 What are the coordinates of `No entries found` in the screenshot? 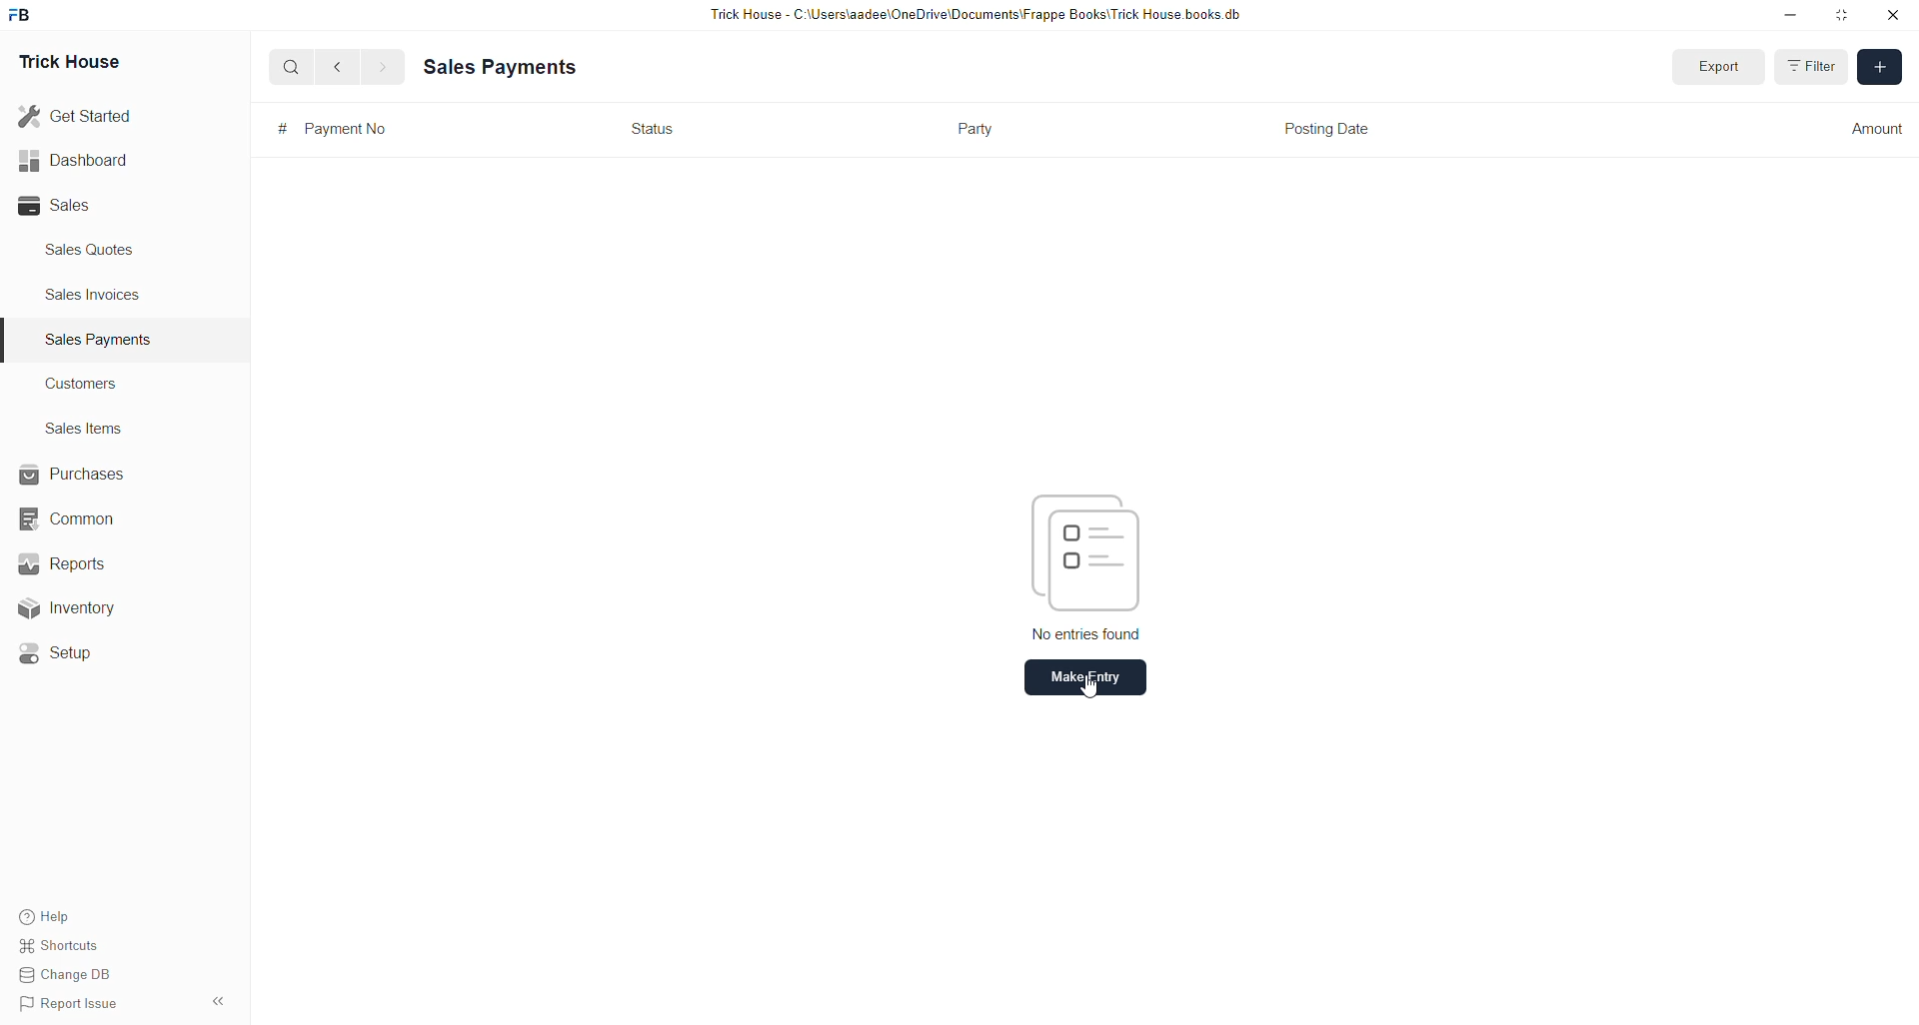 It's located at (1089, 635).